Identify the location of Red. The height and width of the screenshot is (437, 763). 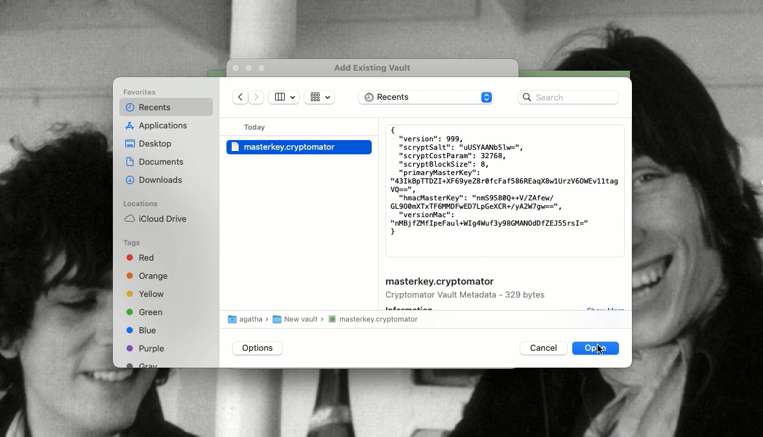
(143, 259).